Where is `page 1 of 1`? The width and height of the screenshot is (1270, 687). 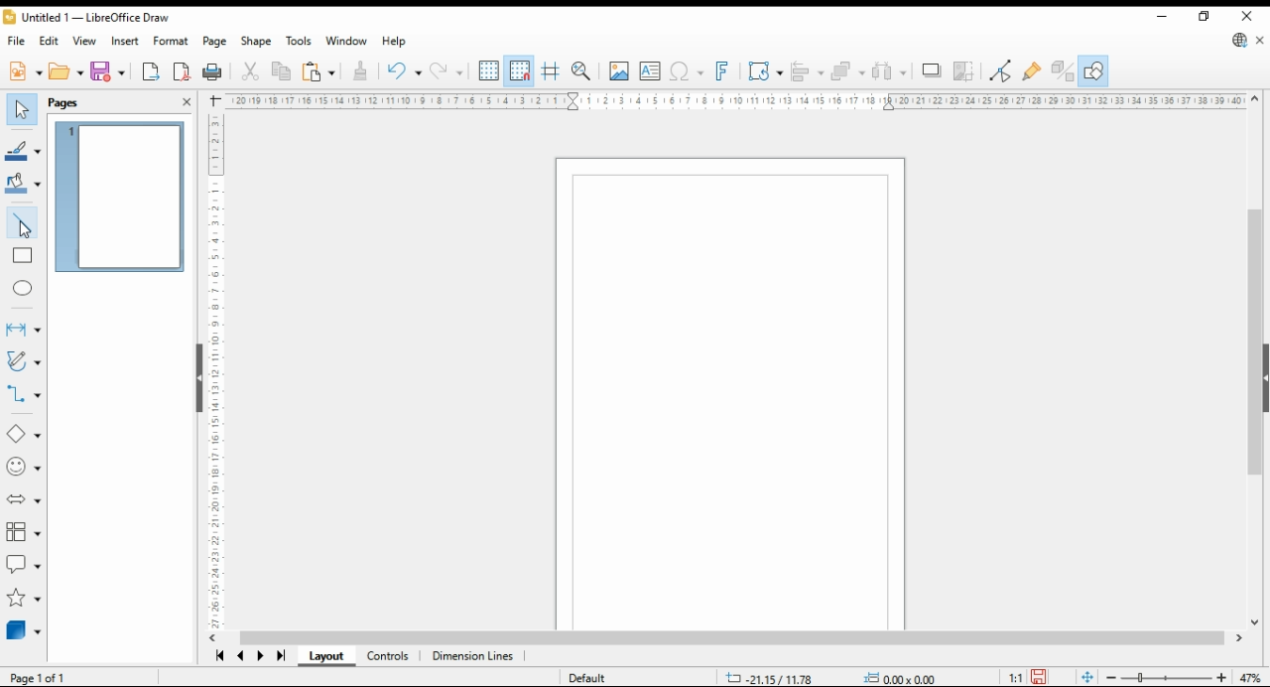 page 1 of 1 is located at coordinates (38, 676).